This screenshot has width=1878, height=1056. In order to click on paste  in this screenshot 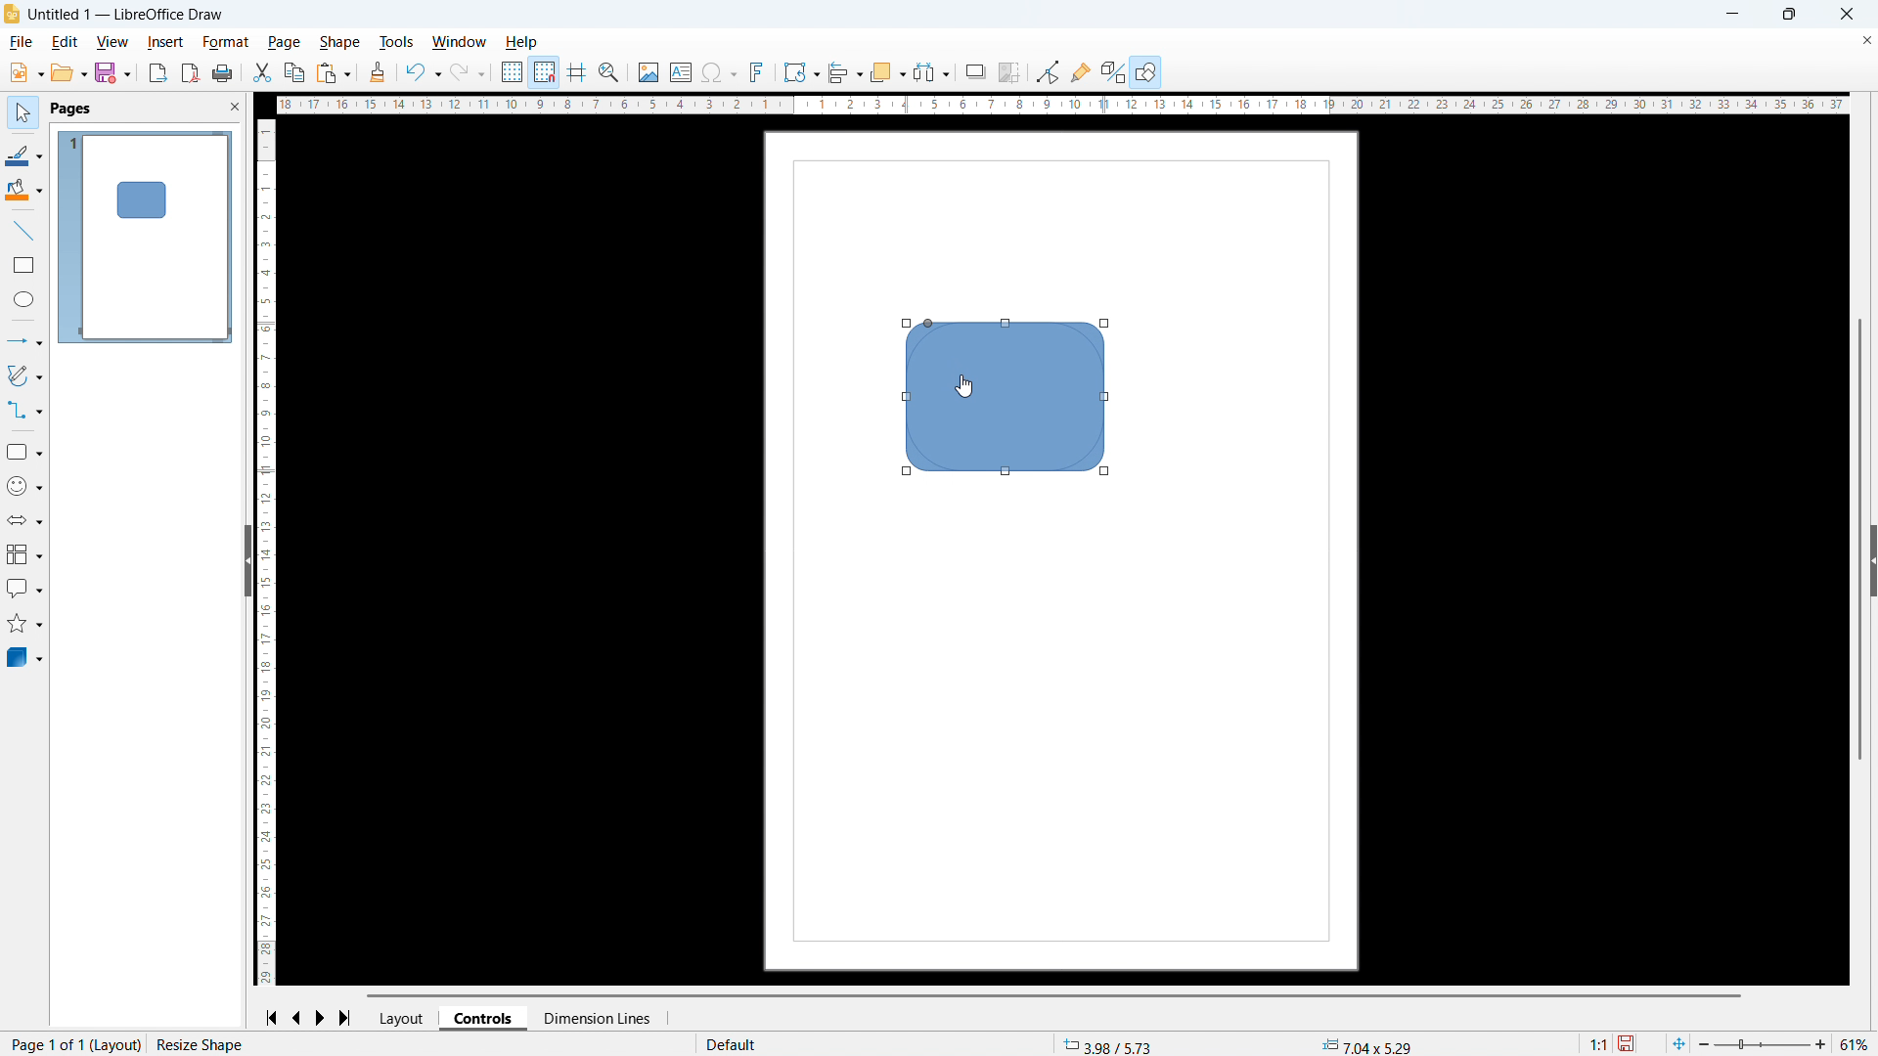, I will do `click(334, 74)`.